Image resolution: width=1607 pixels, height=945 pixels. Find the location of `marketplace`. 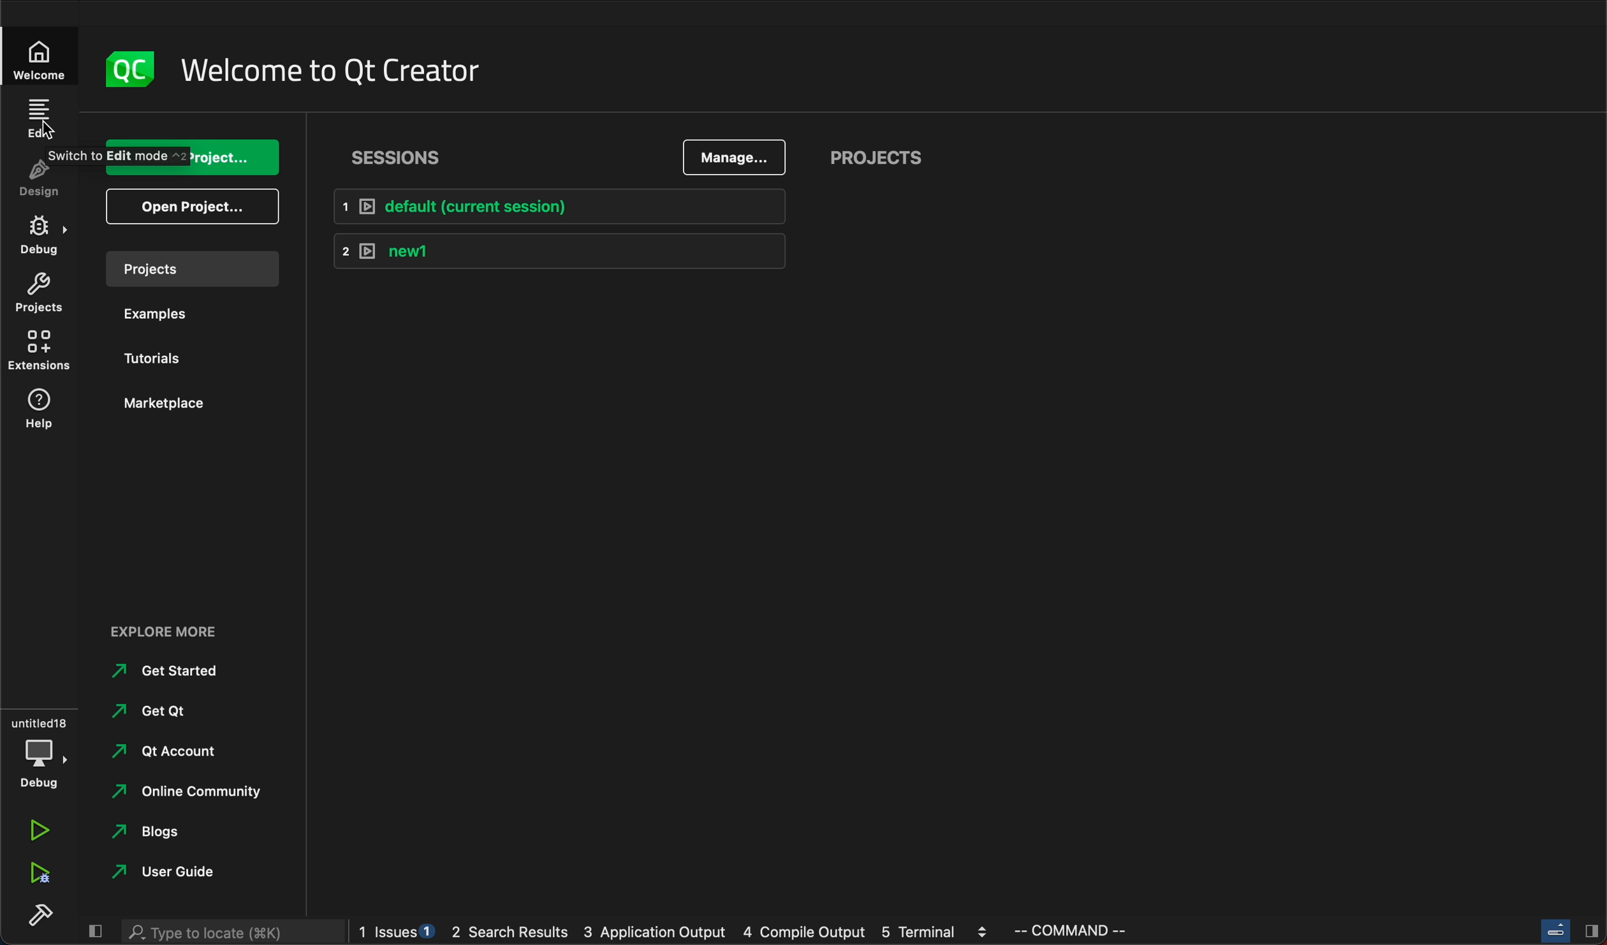

marketplace is located at coordinates (163, 404).